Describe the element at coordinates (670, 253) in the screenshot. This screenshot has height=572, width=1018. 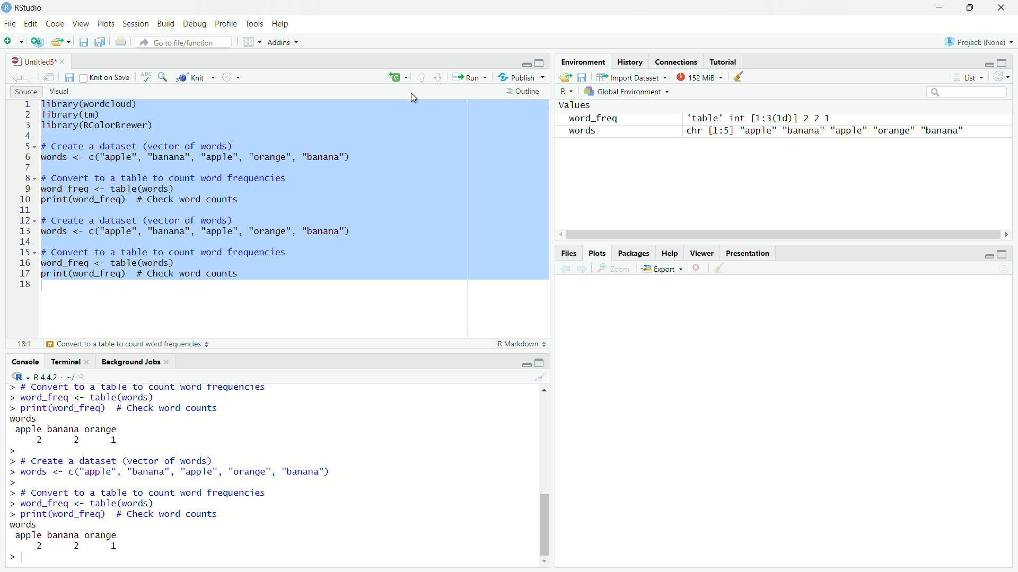
I see `Help` at that location.